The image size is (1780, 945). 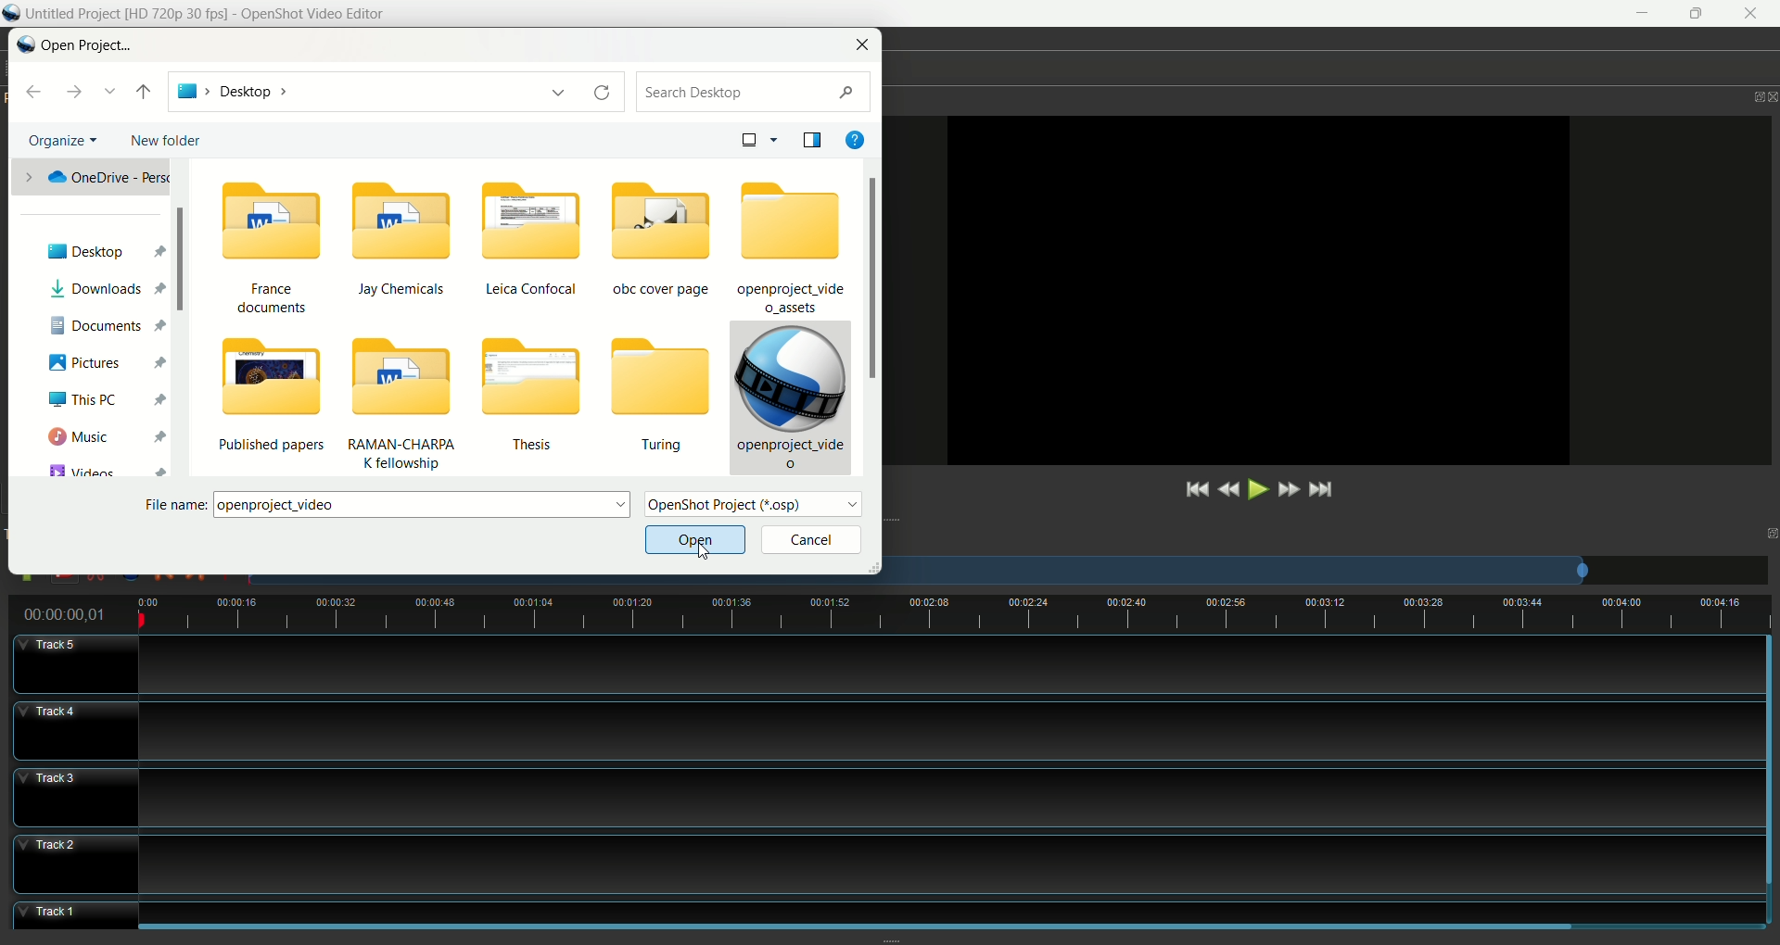 What do you see at coordinates (665, 238) in the screenshot?
I see `obc cover page` at bounding box center [665, 238].